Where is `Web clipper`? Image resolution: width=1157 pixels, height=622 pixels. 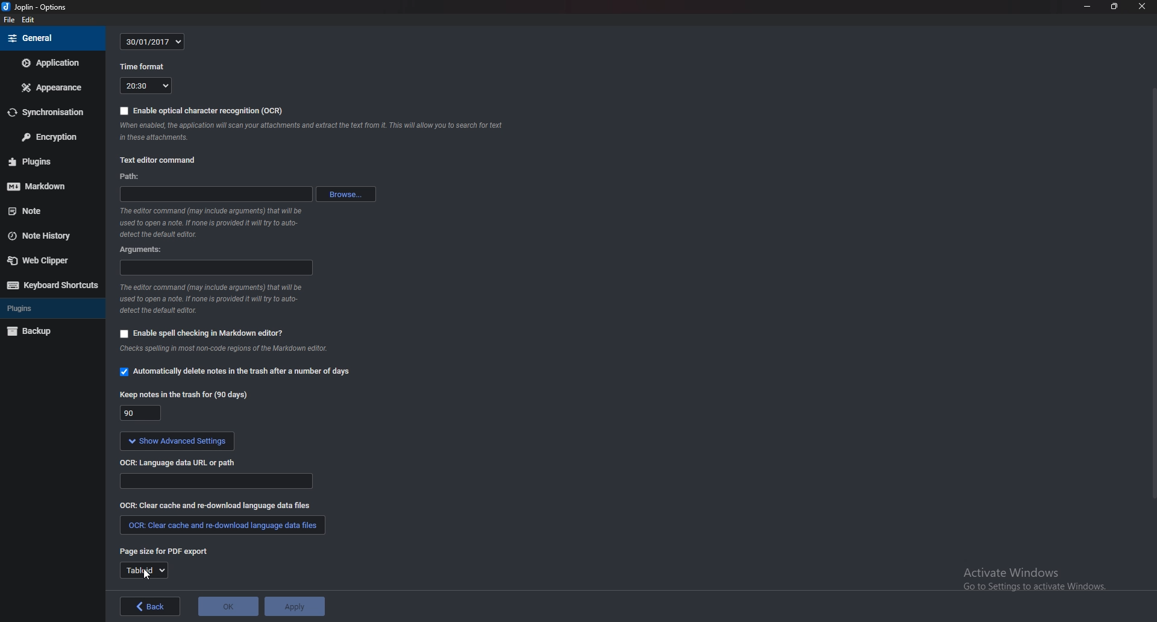
Web clipper is located at coordinates (49, 259).